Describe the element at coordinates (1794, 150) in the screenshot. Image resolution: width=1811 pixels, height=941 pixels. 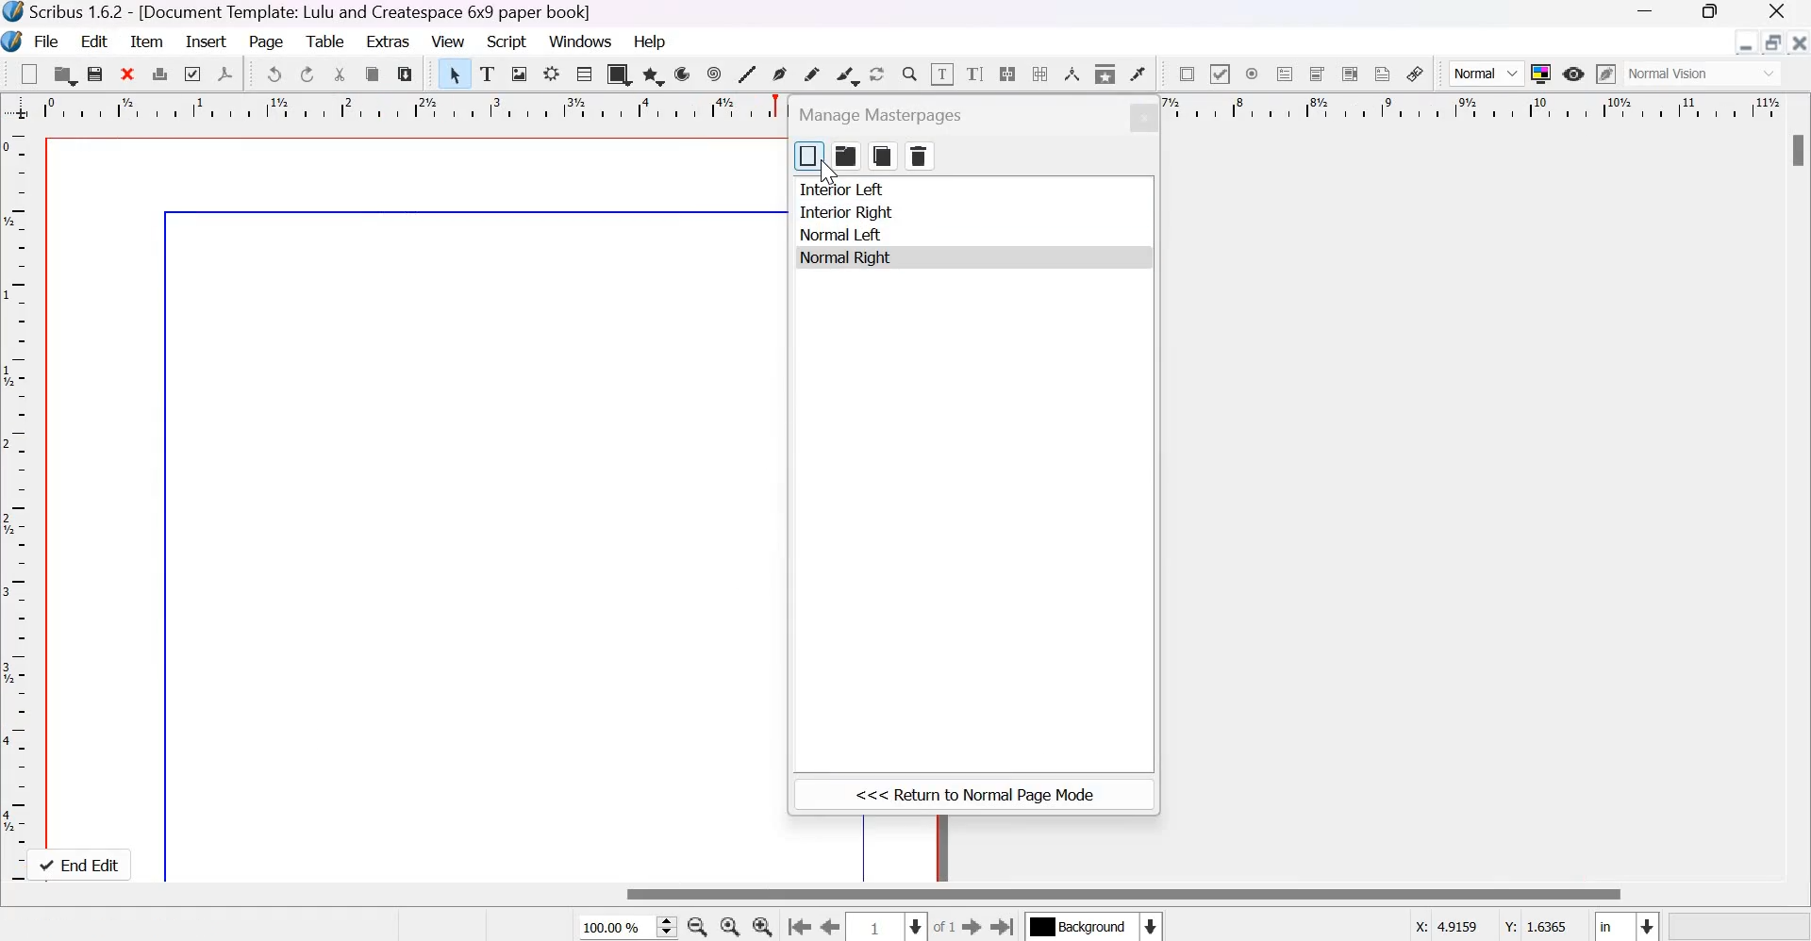
I see `scroll bar` at that location.